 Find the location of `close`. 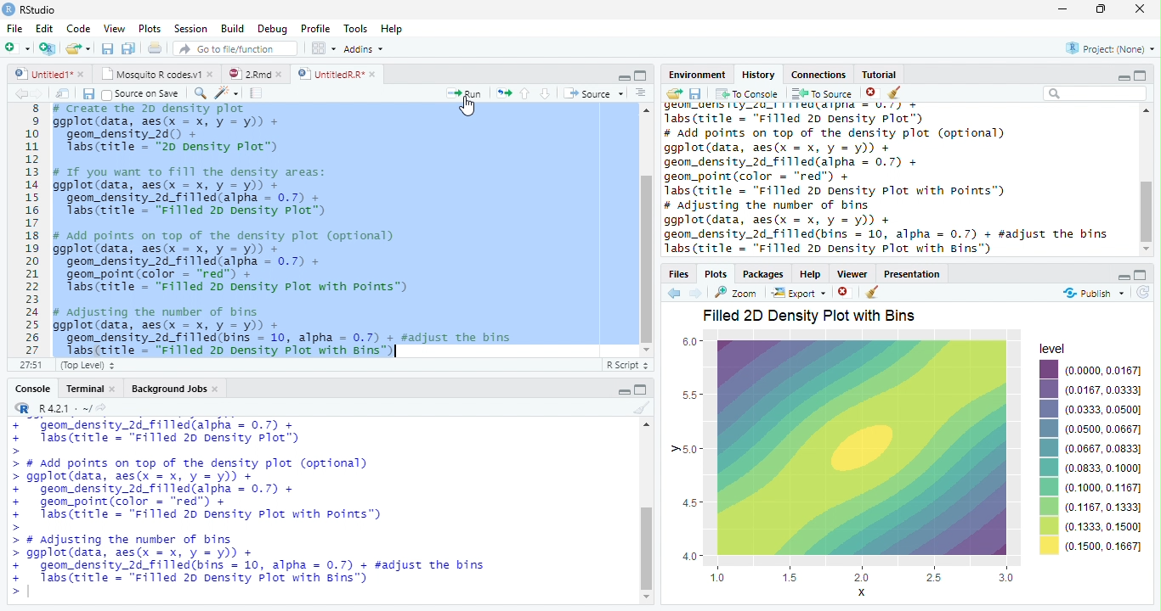

close is located at coordinates (844, 292).